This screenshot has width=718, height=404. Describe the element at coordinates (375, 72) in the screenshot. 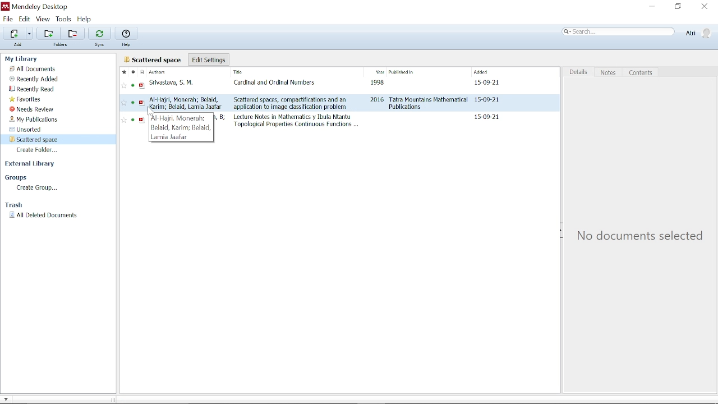

I see `Year` at that location.